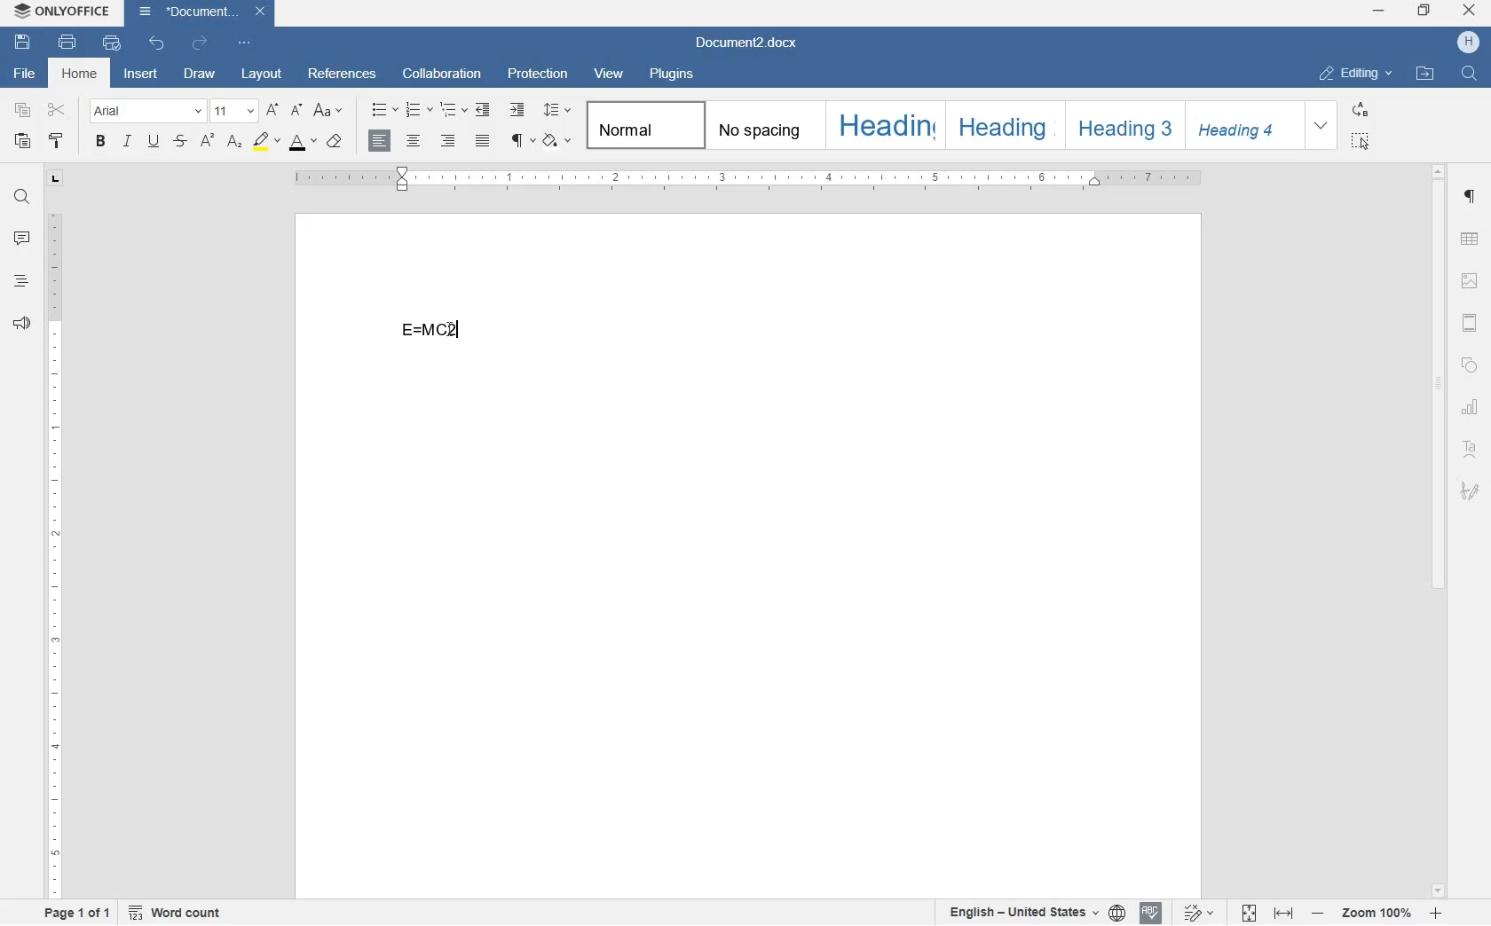 This screenshot has width=1491, height=926. Describe the element at coordinates (521, 142) in the screenshot. I see `non printing characters` at that location.